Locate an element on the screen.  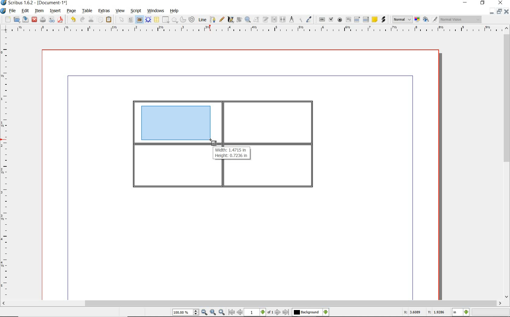
new is located at coordinates (8, 20).